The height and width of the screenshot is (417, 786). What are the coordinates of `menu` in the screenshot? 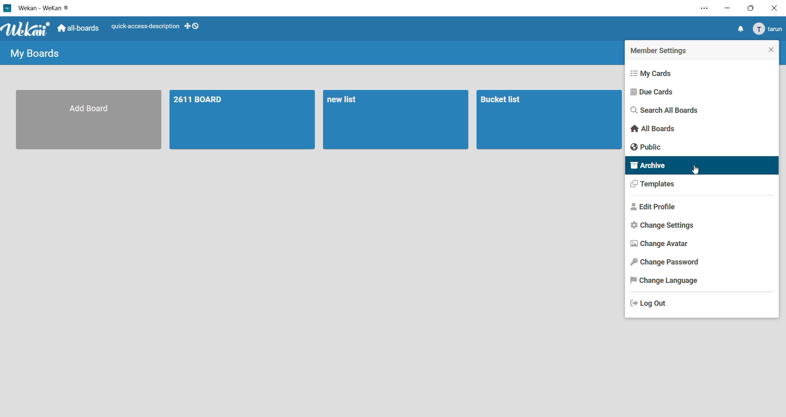 It's located at (767, 29).